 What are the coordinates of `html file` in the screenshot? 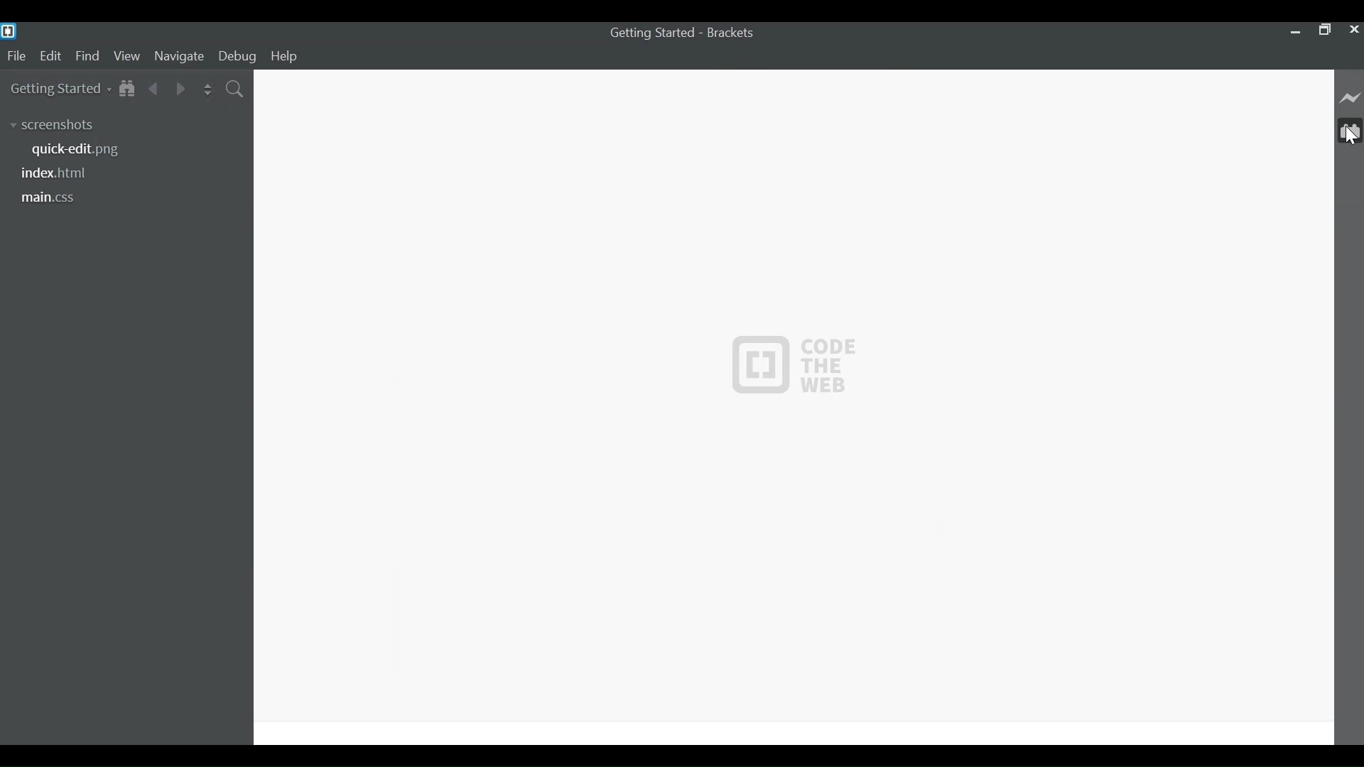 It's located at (56, 174).